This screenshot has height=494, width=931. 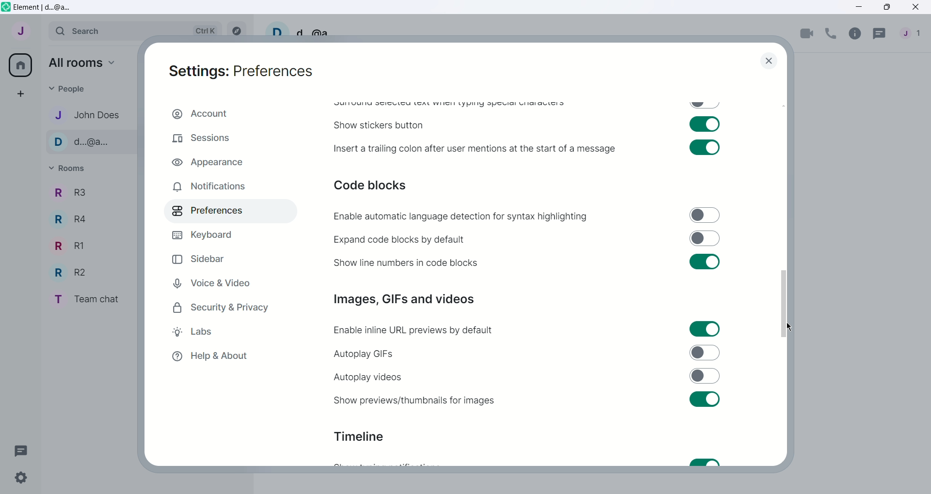 What do you see at coordinates (241, 72) in the screenshot?
I see `Settings: Preferences` at bounding box center [241, 72].